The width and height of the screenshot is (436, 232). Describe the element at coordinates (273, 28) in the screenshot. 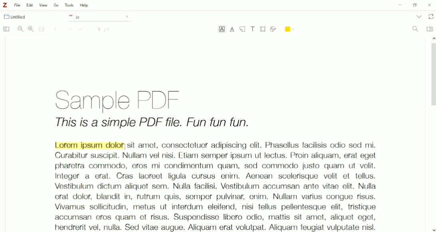

I see `Draw` at that location.